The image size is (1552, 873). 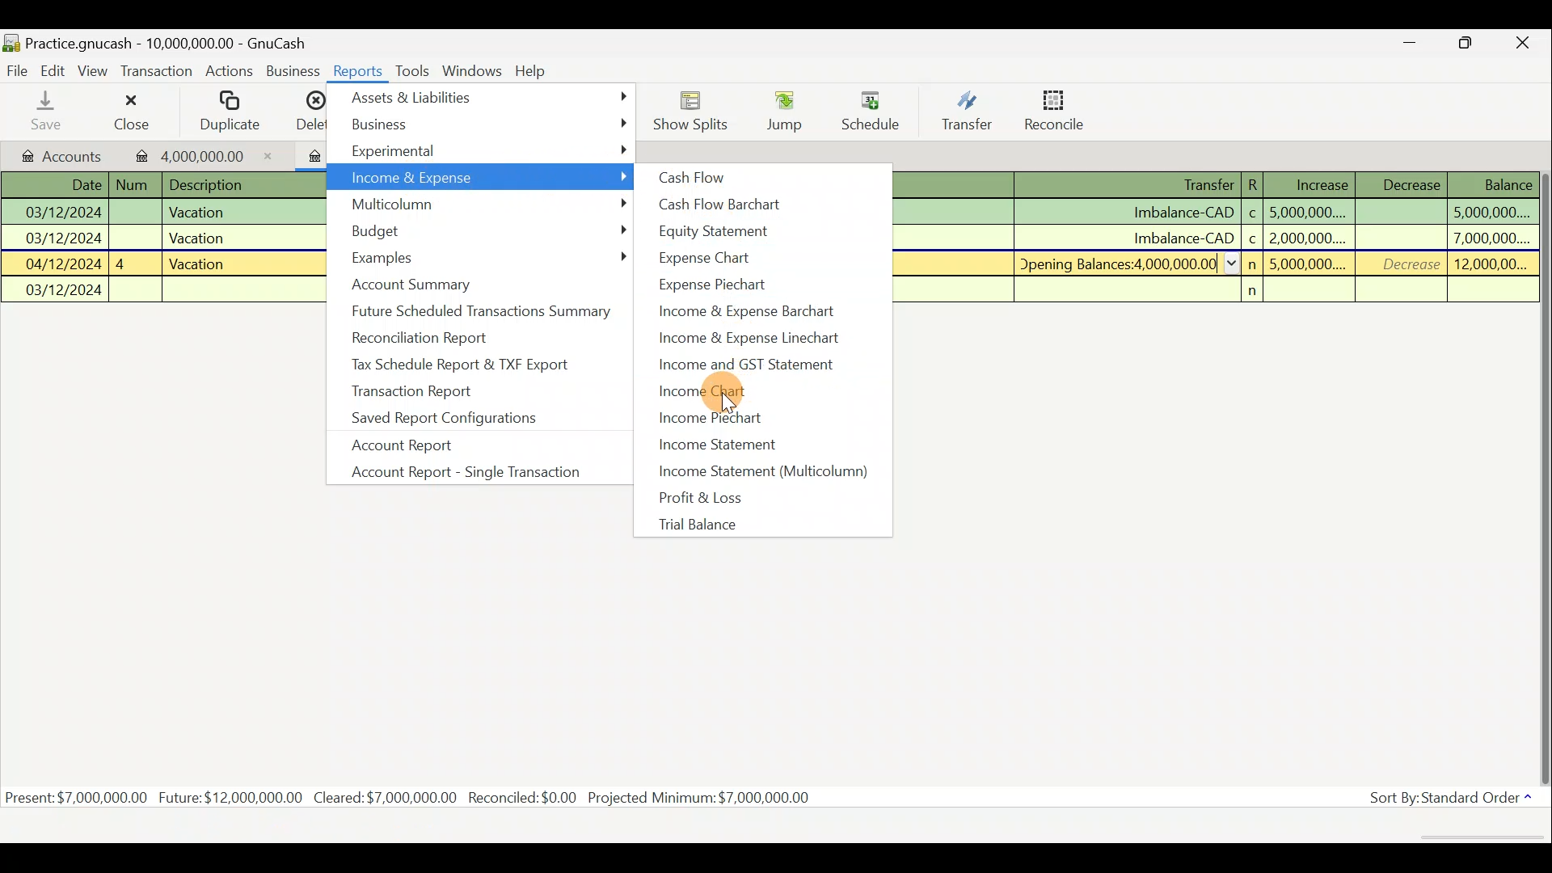 I want to click on Num, so click(x=134, y=185).